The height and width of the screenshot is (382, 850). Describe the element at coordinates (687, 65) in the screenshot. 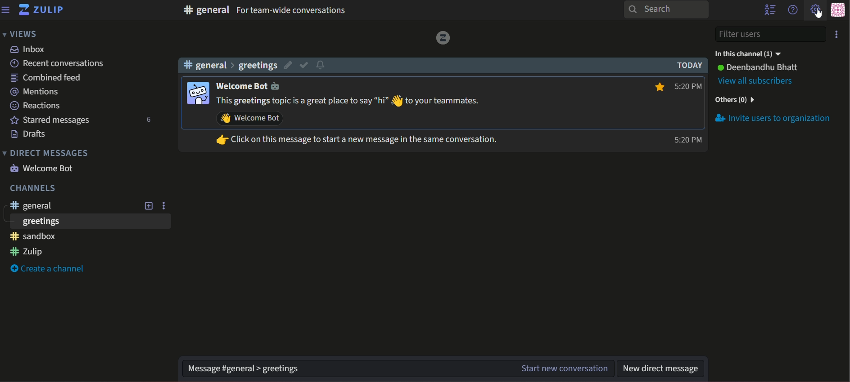

I see `today` at that location.